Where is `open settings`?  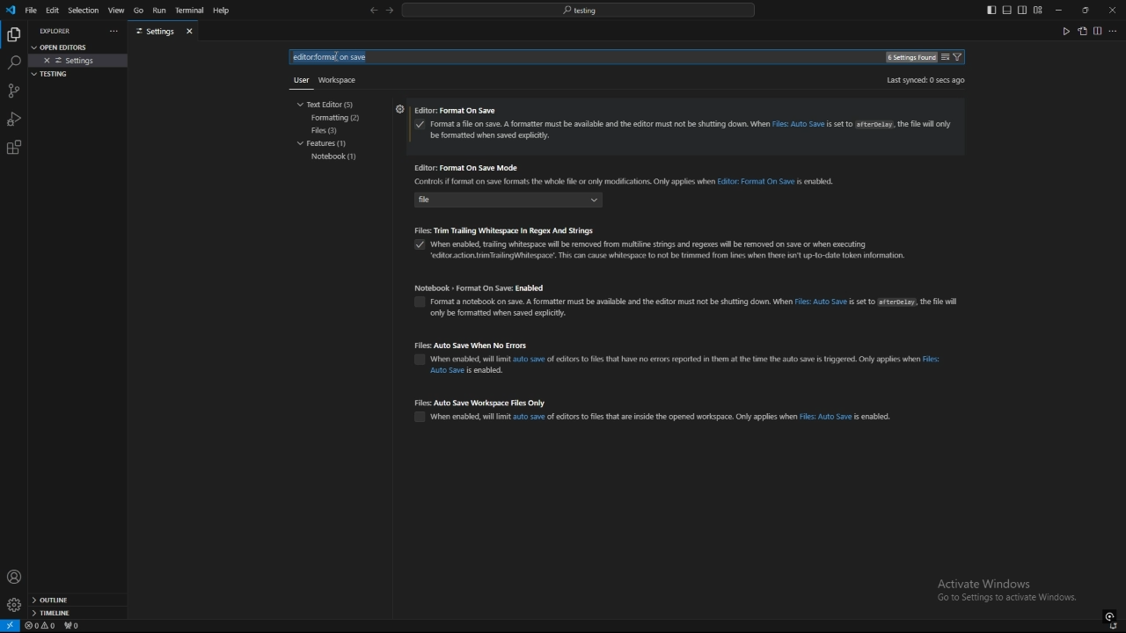
open settings is located at coordinates (65, 46).